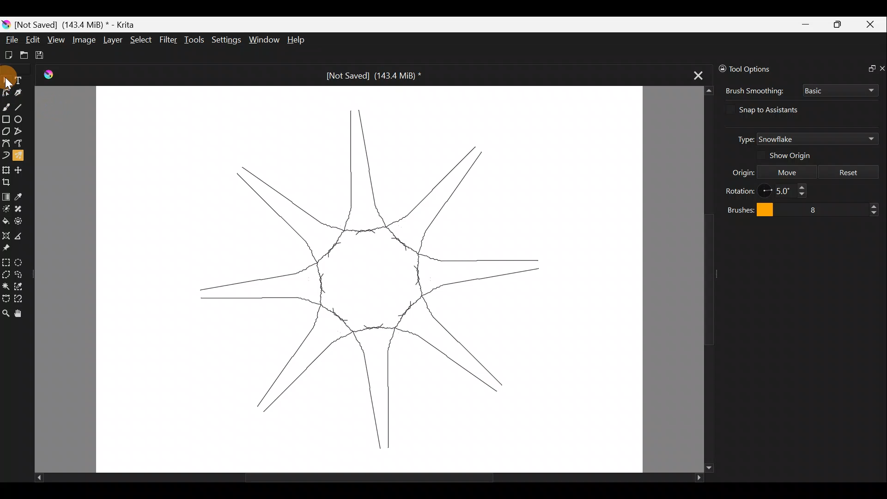 The height and width of the screenshot is (499, 887). Describe the element at coordinates (20, 221) in the screenshot. I see `Enclose and fill tool` at that location.